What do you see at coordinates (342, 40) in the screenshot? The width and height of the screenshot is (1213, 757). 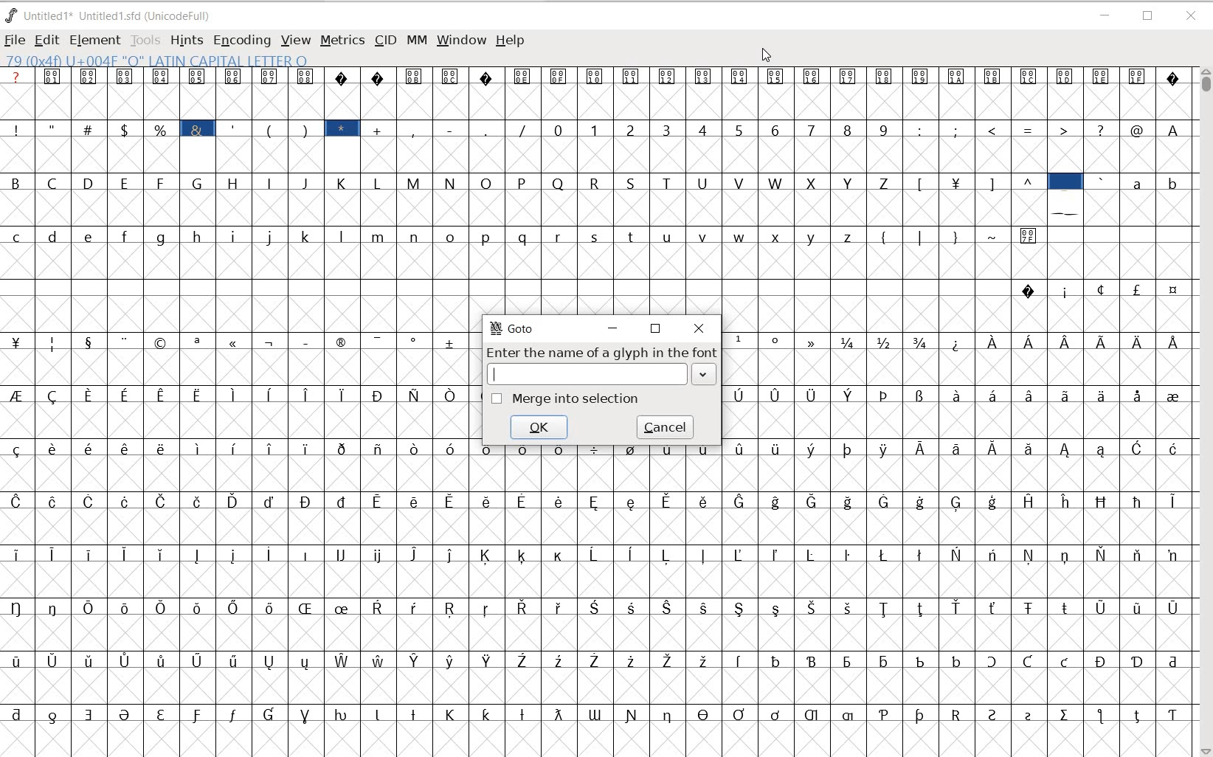 I see `METRICS` at bounding box center [342, 40].